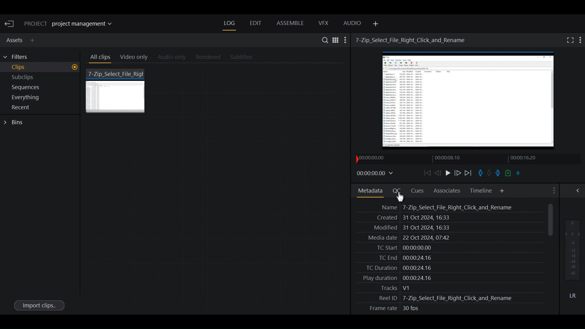 The height and width of the screenshot is (329, 585). I want to click on Show everything in current project, so click(41, 98).